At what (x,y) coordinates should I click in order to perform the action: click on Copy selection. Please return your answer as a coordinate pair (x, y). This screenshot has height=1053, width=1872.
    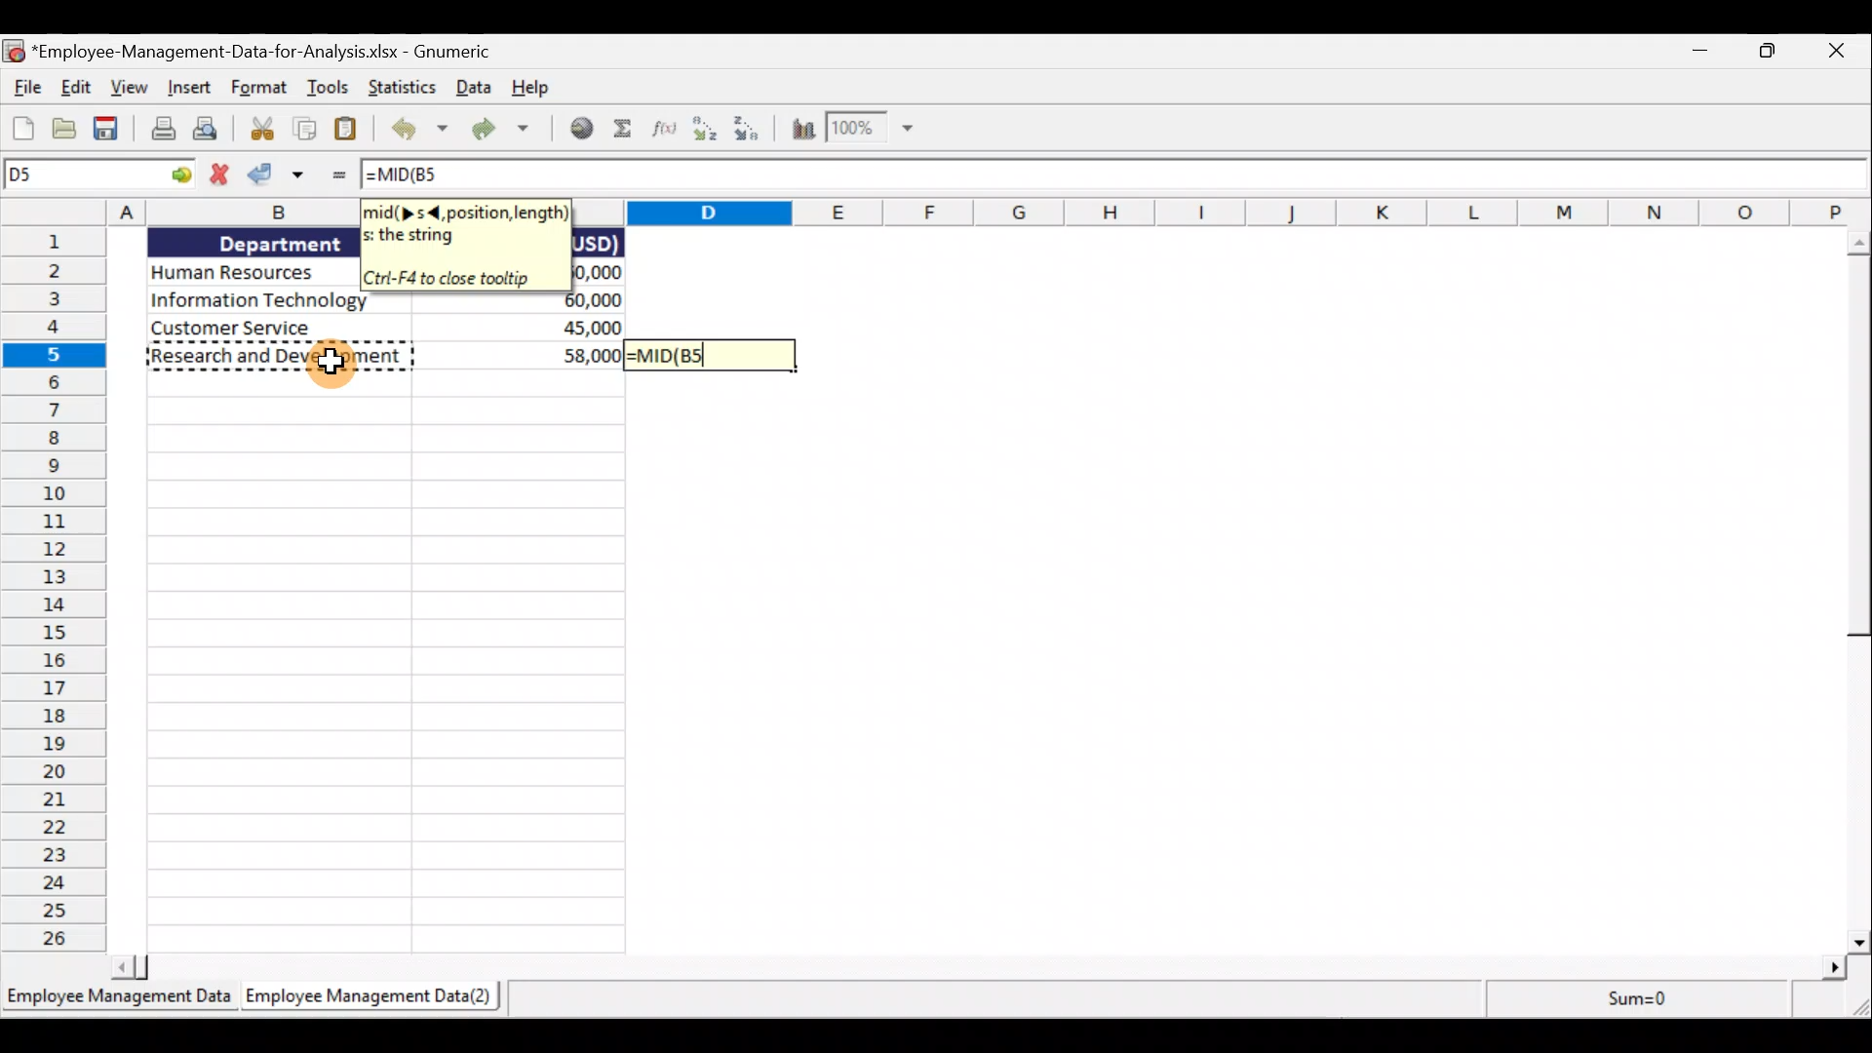
    Looking at the image, I should click on (300, 129).